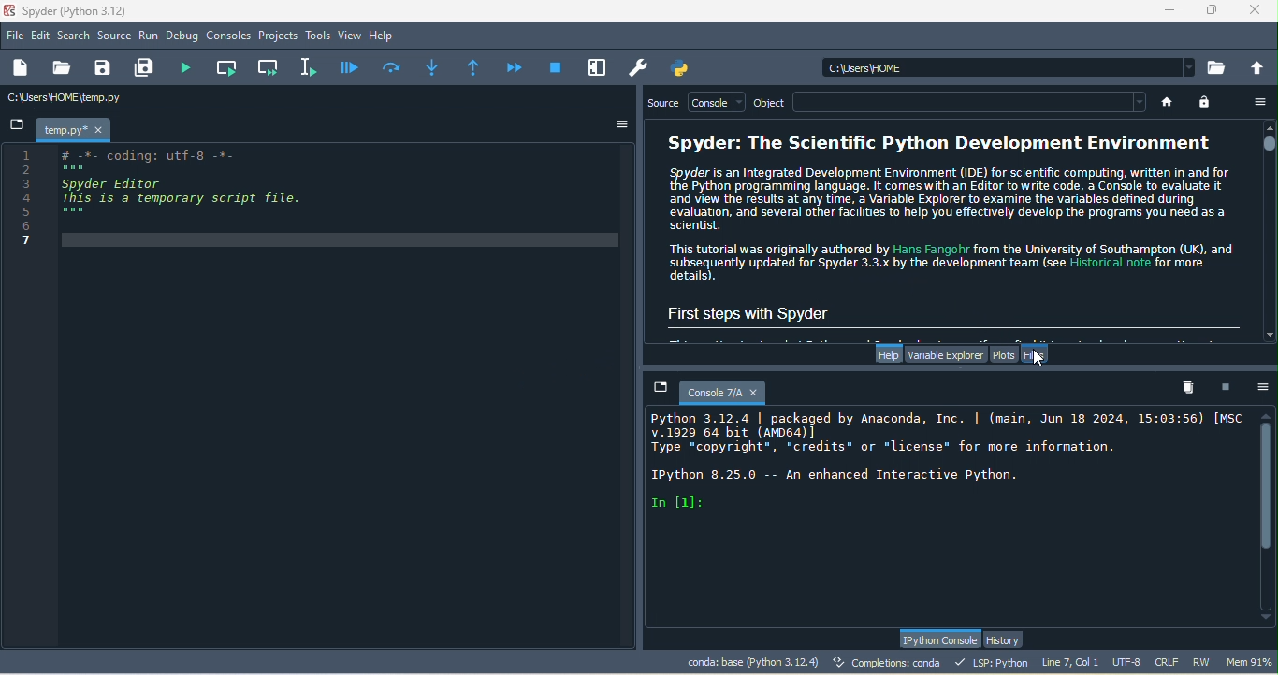 The image size is (1278, 675). I want to click on interrupt kenel, so click(1229, 386).